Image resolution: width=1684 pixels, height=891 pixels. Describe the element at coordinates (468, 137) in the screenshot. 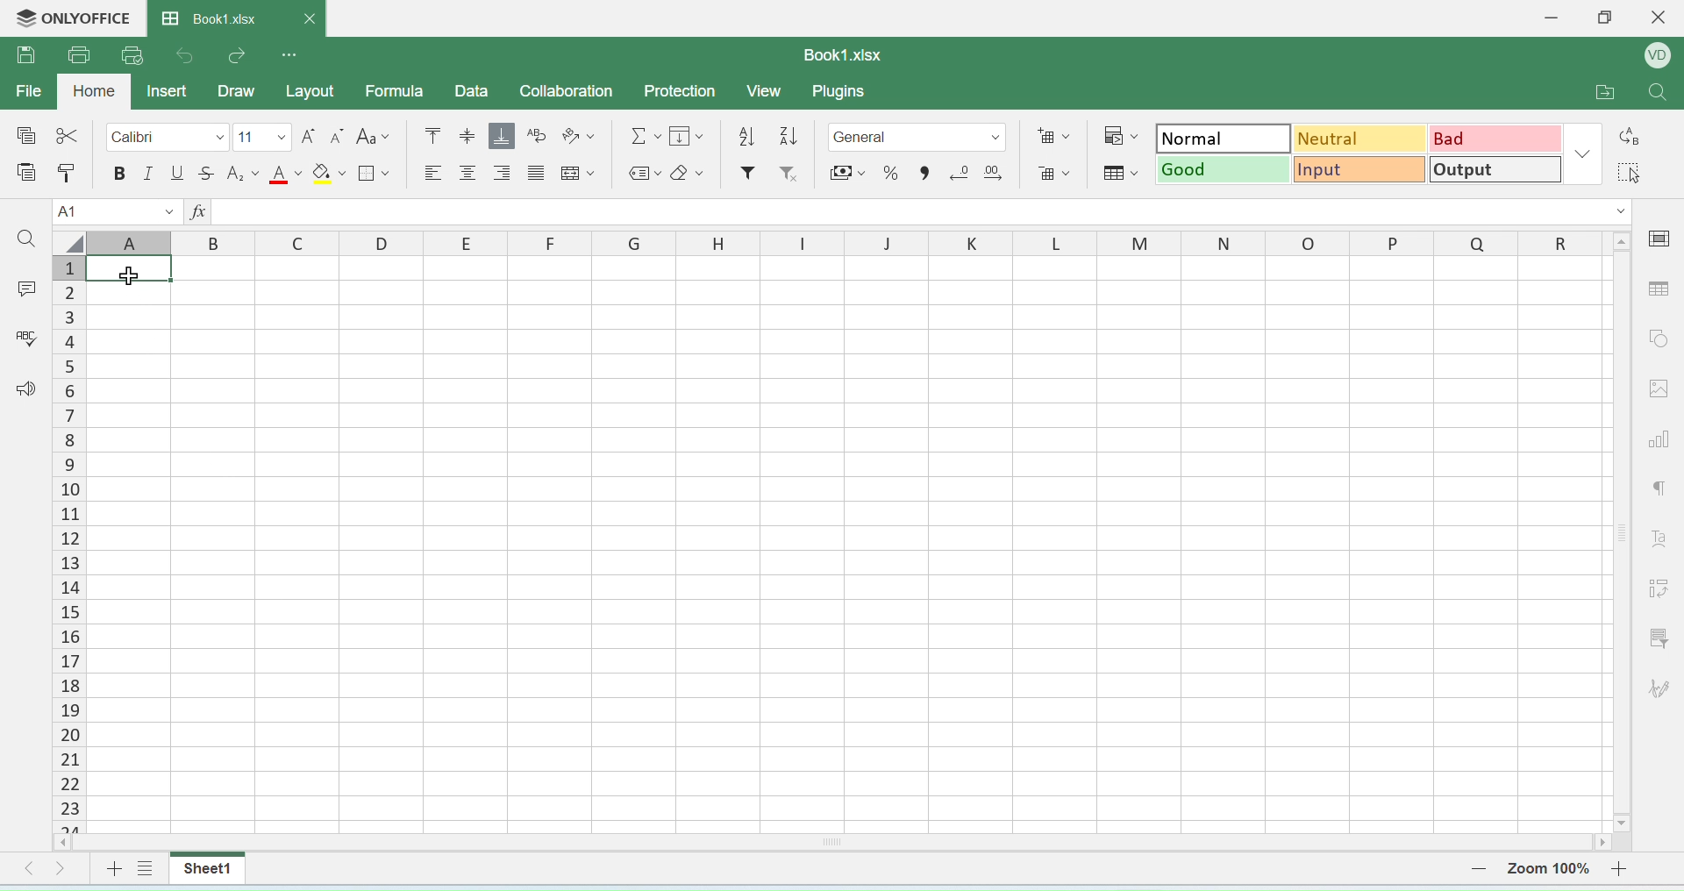

I see `align center` at that location.